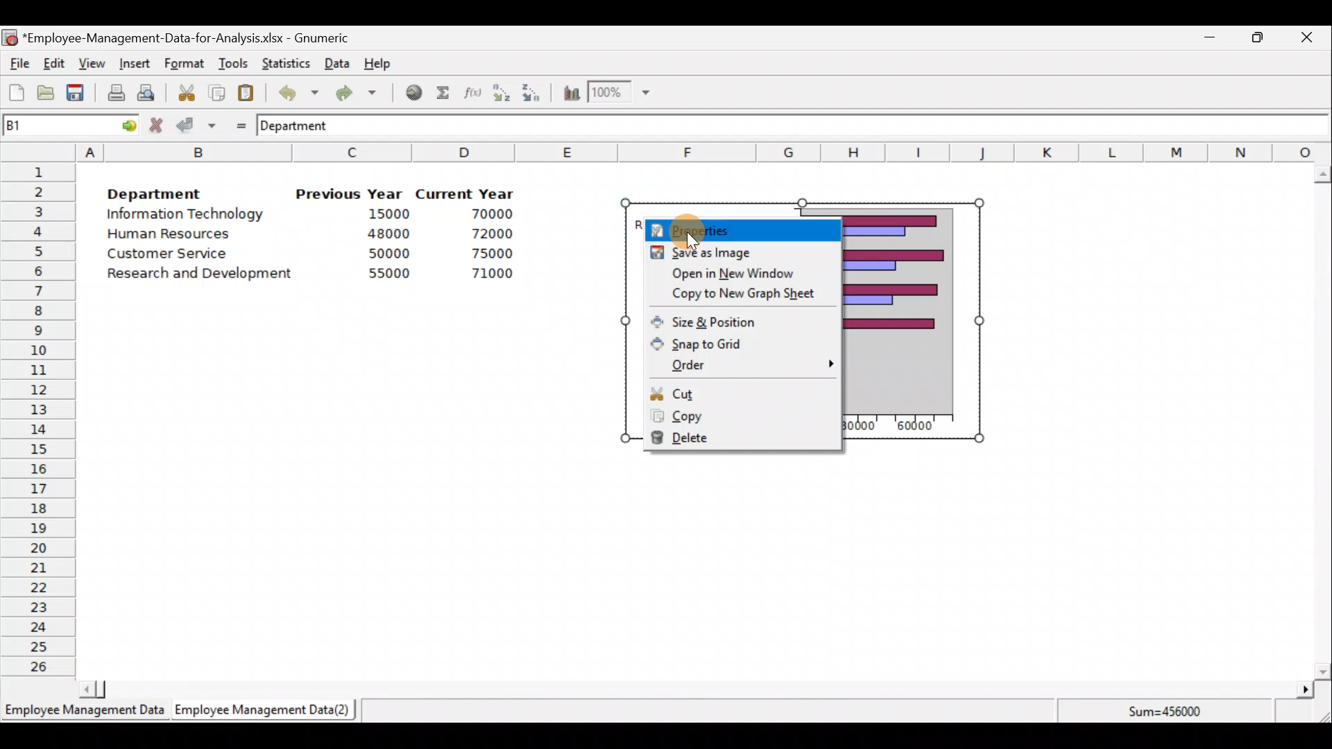 The image size is (1332, 749). Describe the element at coordinates (350, 194) in the screenshot. I see `Previous Year` at that location.